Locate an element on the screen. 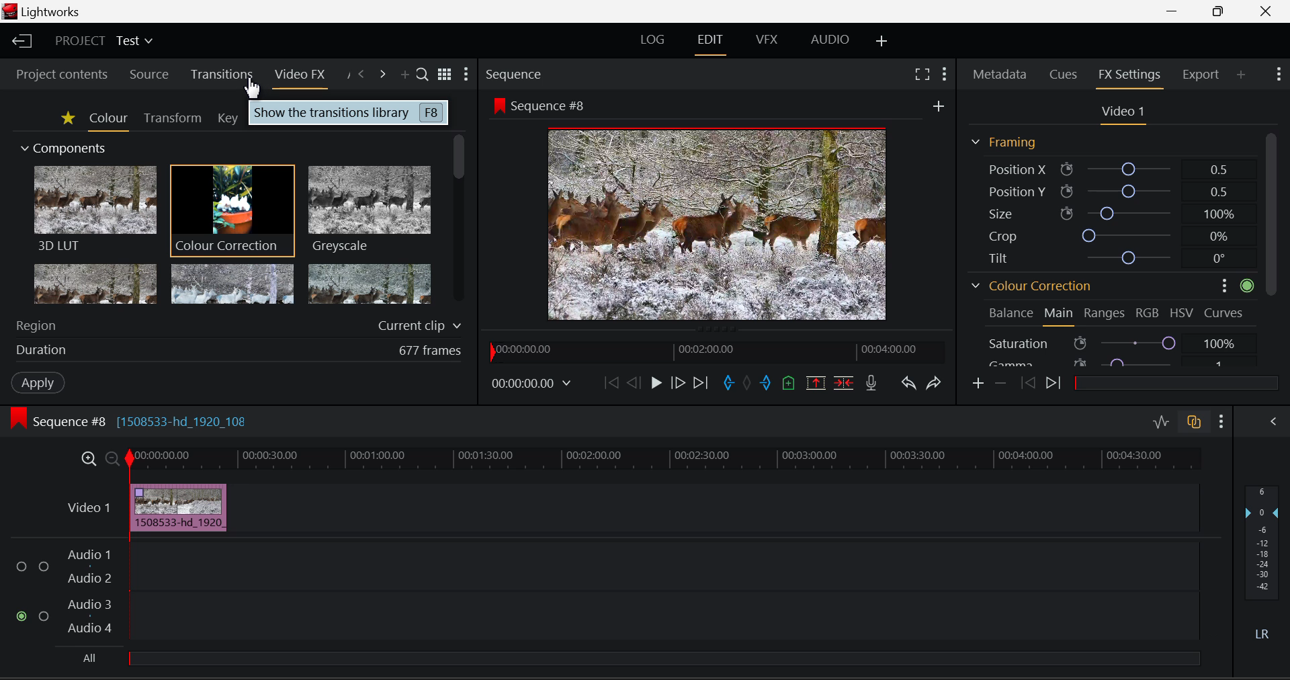 This screenshot has width=1290, height=680. Preview Screen Altered is located at coordinates (712, 222).